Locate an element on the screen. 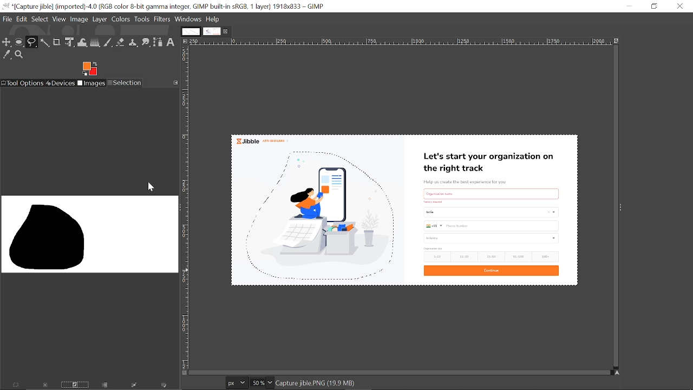 The width and height of the screenshot is (693, 390). Impression of the inverted area is located at coordinates (89, 233).